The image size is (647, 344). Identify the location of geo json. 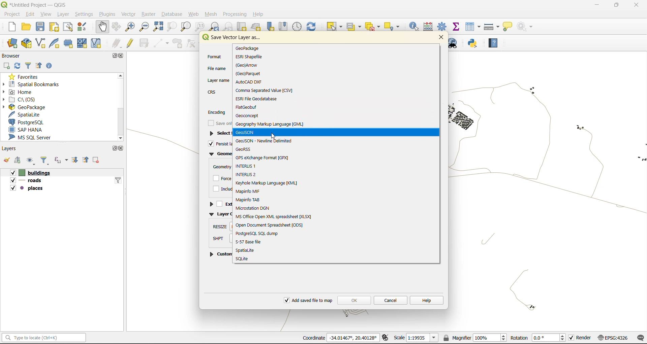
(245, 133).